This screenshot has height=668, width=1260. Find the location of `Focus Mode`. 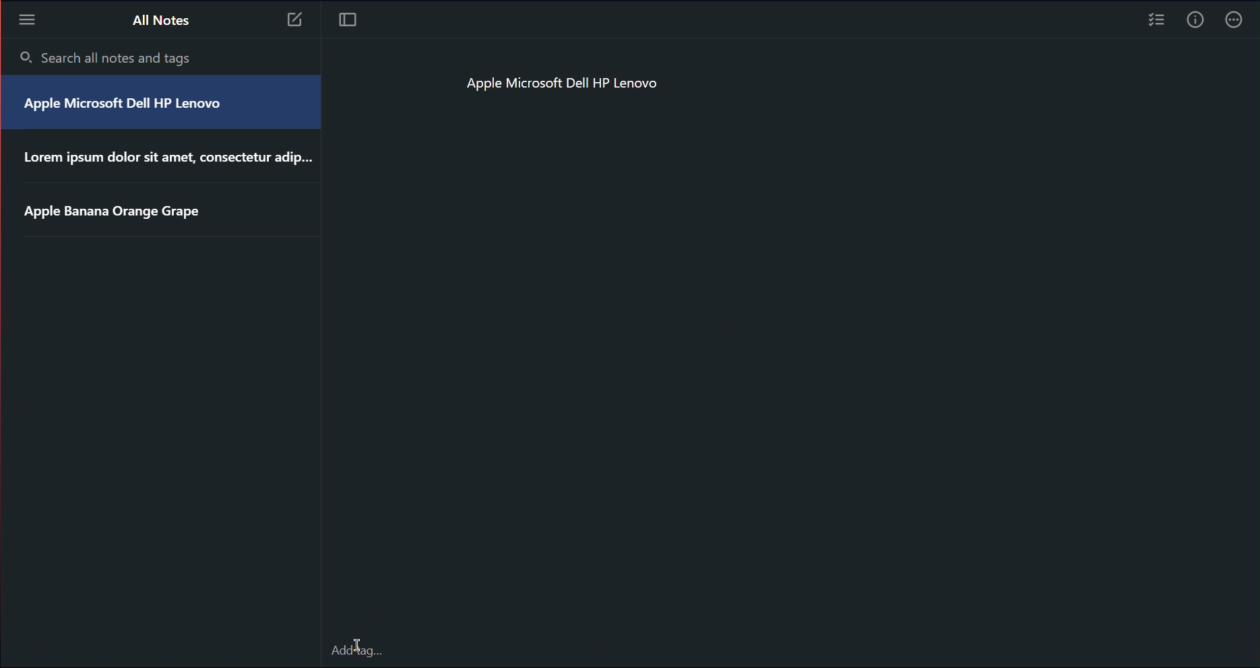

Focus Mode is located at coordinates (349, 20).